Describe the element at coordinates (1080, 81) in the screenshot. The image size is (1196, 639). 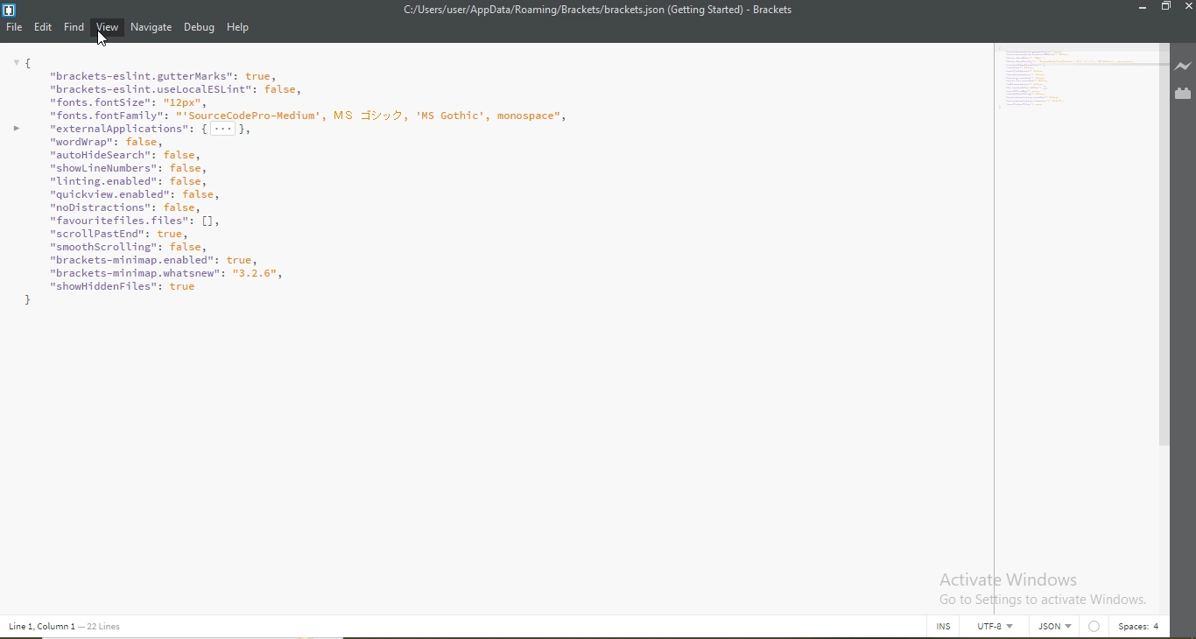
I see `minimap` at that location.